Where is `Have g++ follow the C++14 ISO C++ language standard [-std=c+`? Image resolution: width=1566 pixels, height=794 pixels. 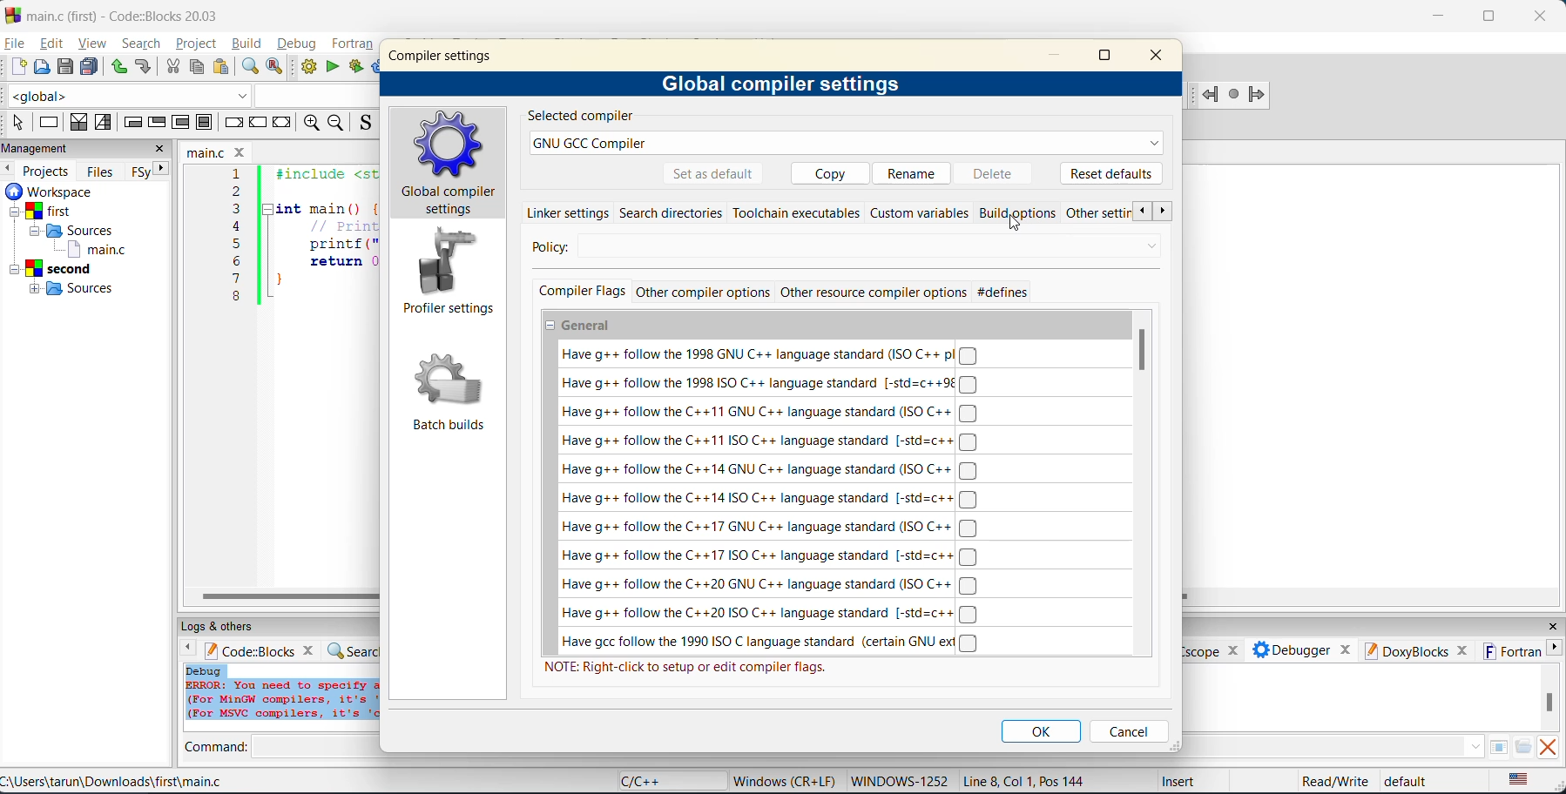 Have g++ follow the C++14 ISO C++ language standard [-std=c+ is located at coordinates (769, 497).